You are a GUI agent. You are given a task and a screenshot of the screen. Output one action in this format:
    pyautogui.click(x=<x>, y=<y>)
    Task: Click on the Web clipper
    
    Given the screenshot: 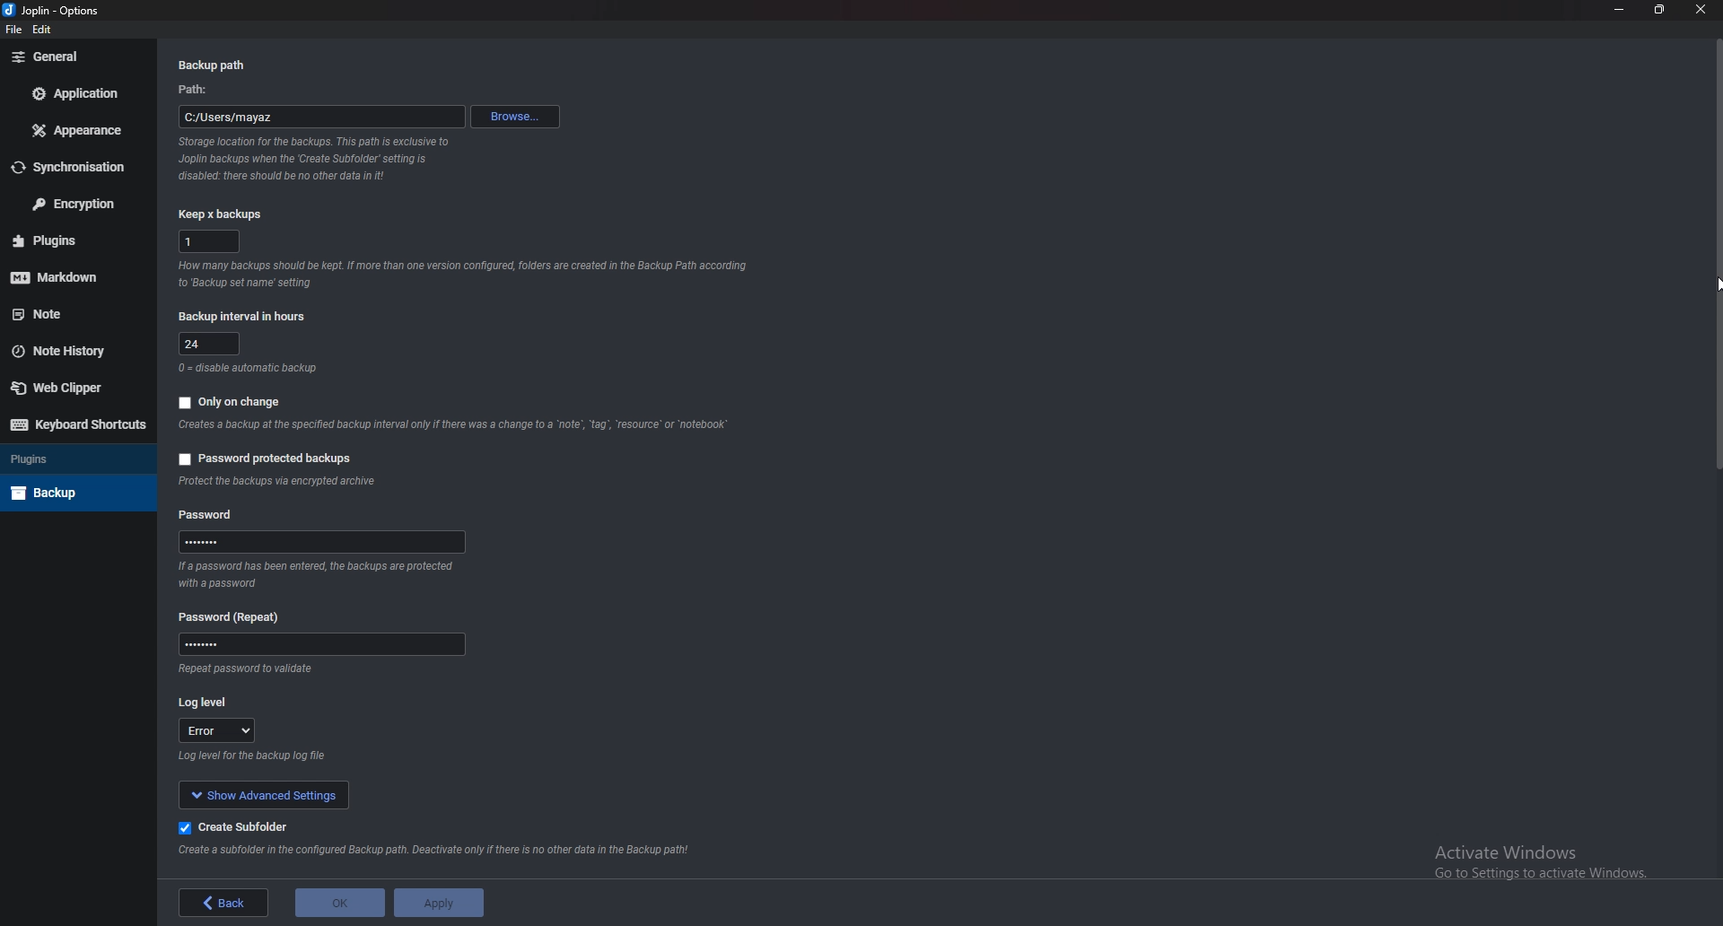 What is the action you would take?
    pyautogui.click(x=67, y=387)
    